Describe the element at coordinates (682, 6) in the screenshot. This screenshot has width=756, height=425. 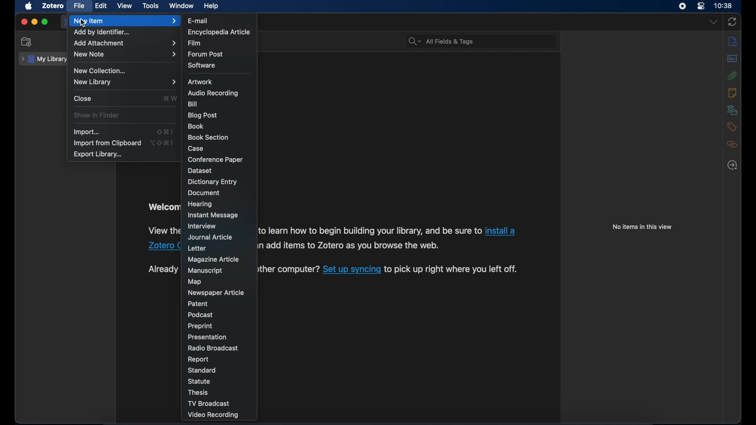
I see `screen recorder` at that location.